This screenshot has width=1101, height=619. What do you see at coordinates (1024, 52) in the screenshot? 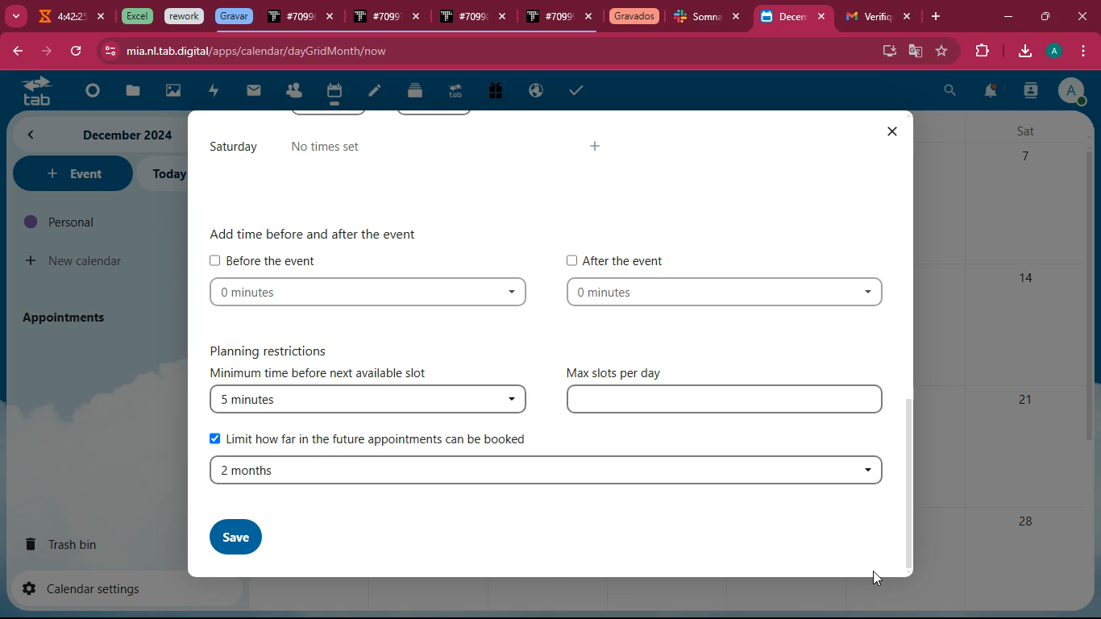
I see `download` at bounding box center [1024, 52].